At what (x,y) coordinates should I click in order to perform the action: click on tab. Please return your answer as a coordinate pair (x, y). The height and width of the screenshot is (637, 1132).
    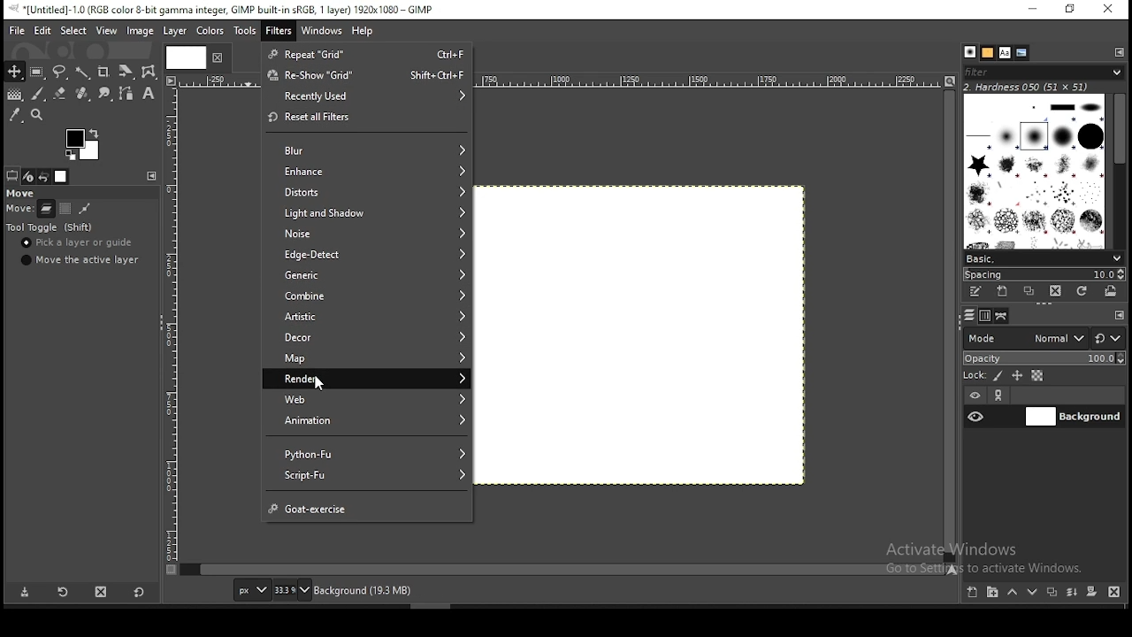
    Looking at the image, I should click on (184, 57).